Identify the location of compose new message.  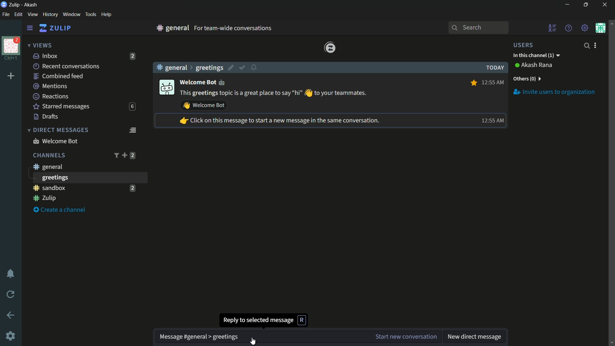
(261, 337).